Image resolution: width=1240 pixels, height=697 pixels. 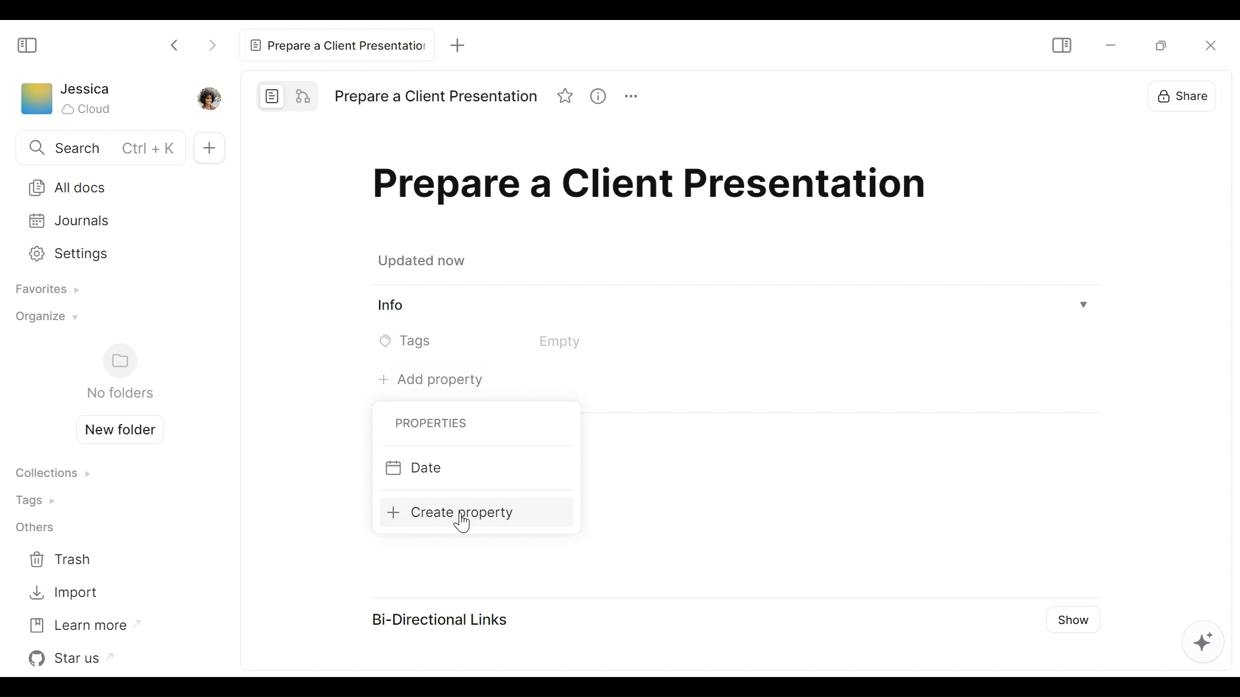 I want to click on Journals, so click(x=111, y=221).